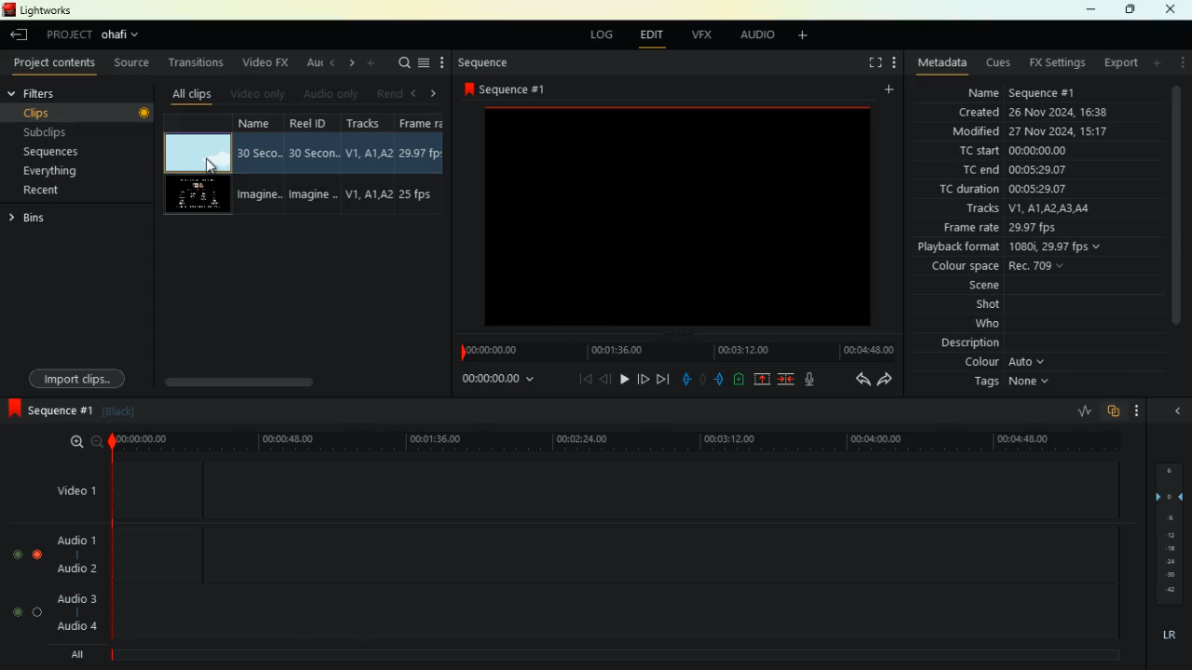  Describe the element at coordinates (657, 37) in the screenshot. I see `edit` at that location.